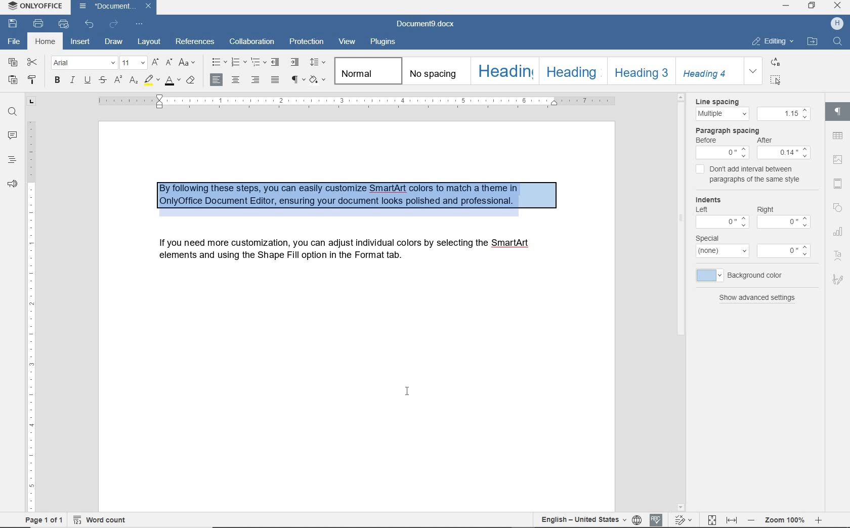  Describe the element at coordinates (114, 42) in the screenshot. I see `draw` at that location.